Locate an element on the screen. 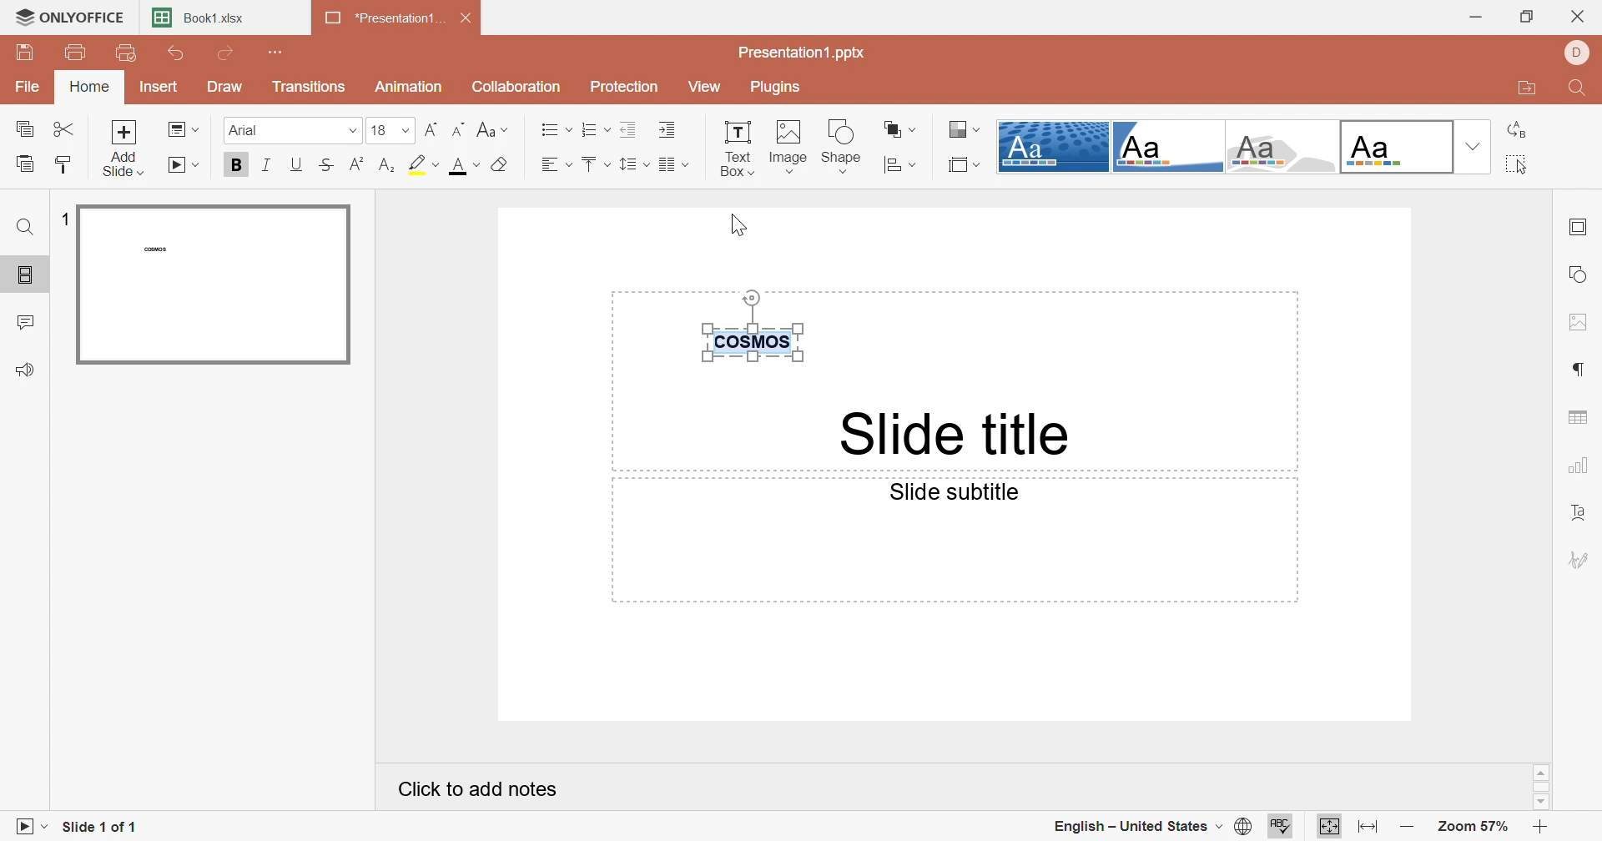 The width and height of the screenshot is (1602, 841). 1 is located at coordinates (63, 219).